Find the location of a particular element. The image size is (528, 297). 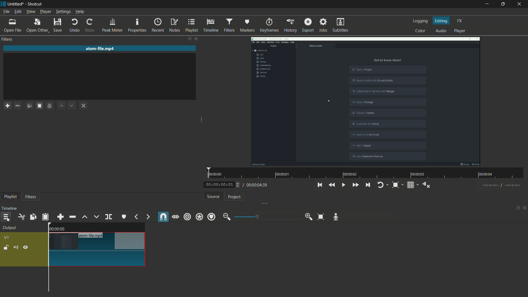

add a filter is located at coordinates (7, 106).